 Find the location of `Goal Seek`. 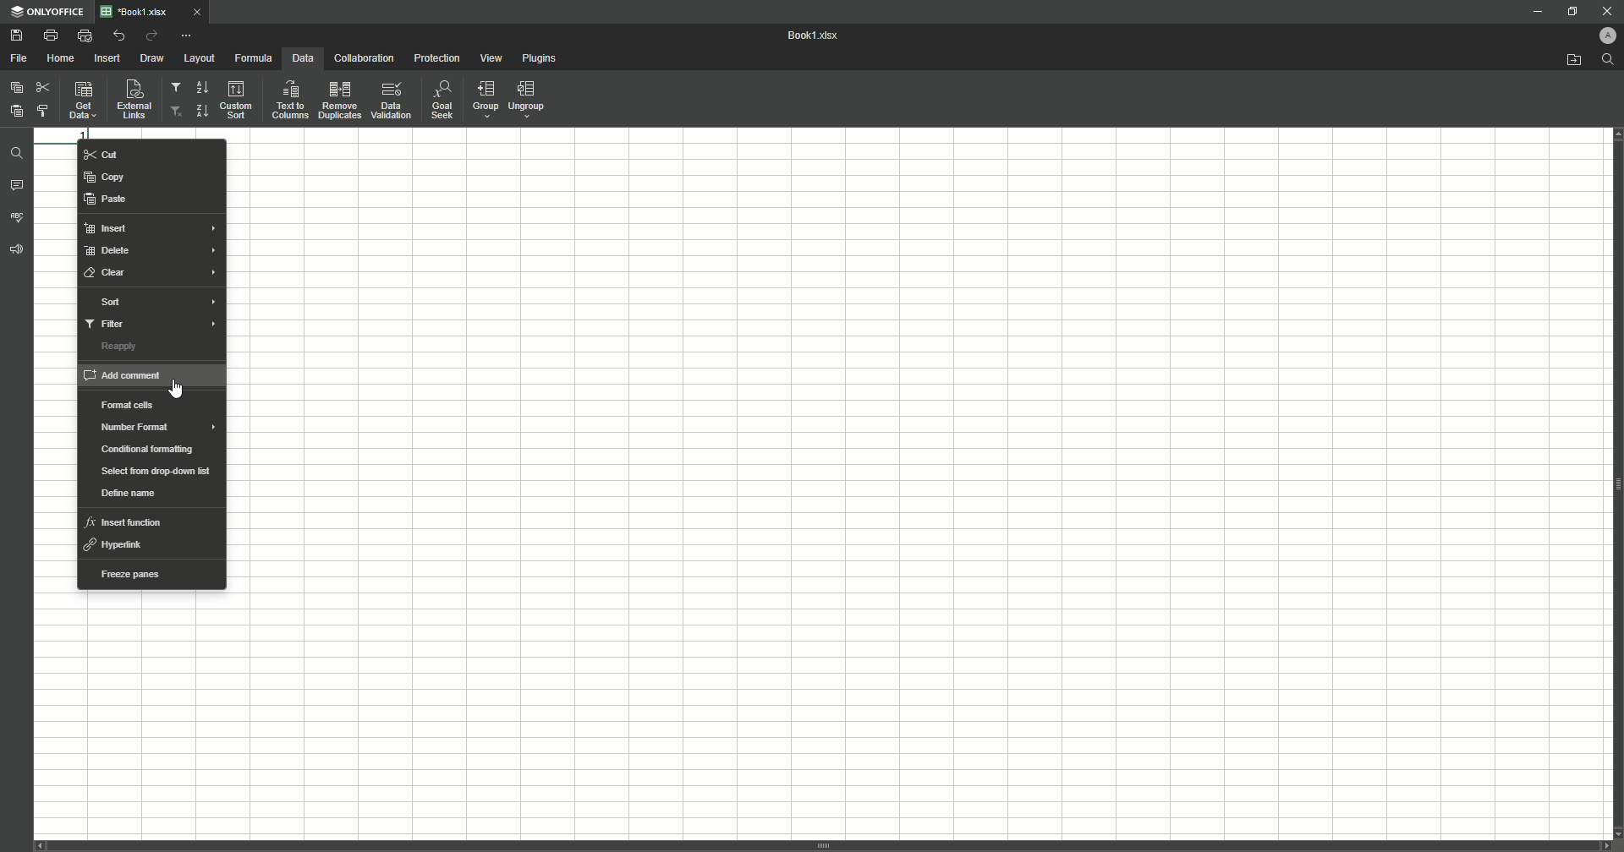

Goal Seek is located at coordinates (441, 101).